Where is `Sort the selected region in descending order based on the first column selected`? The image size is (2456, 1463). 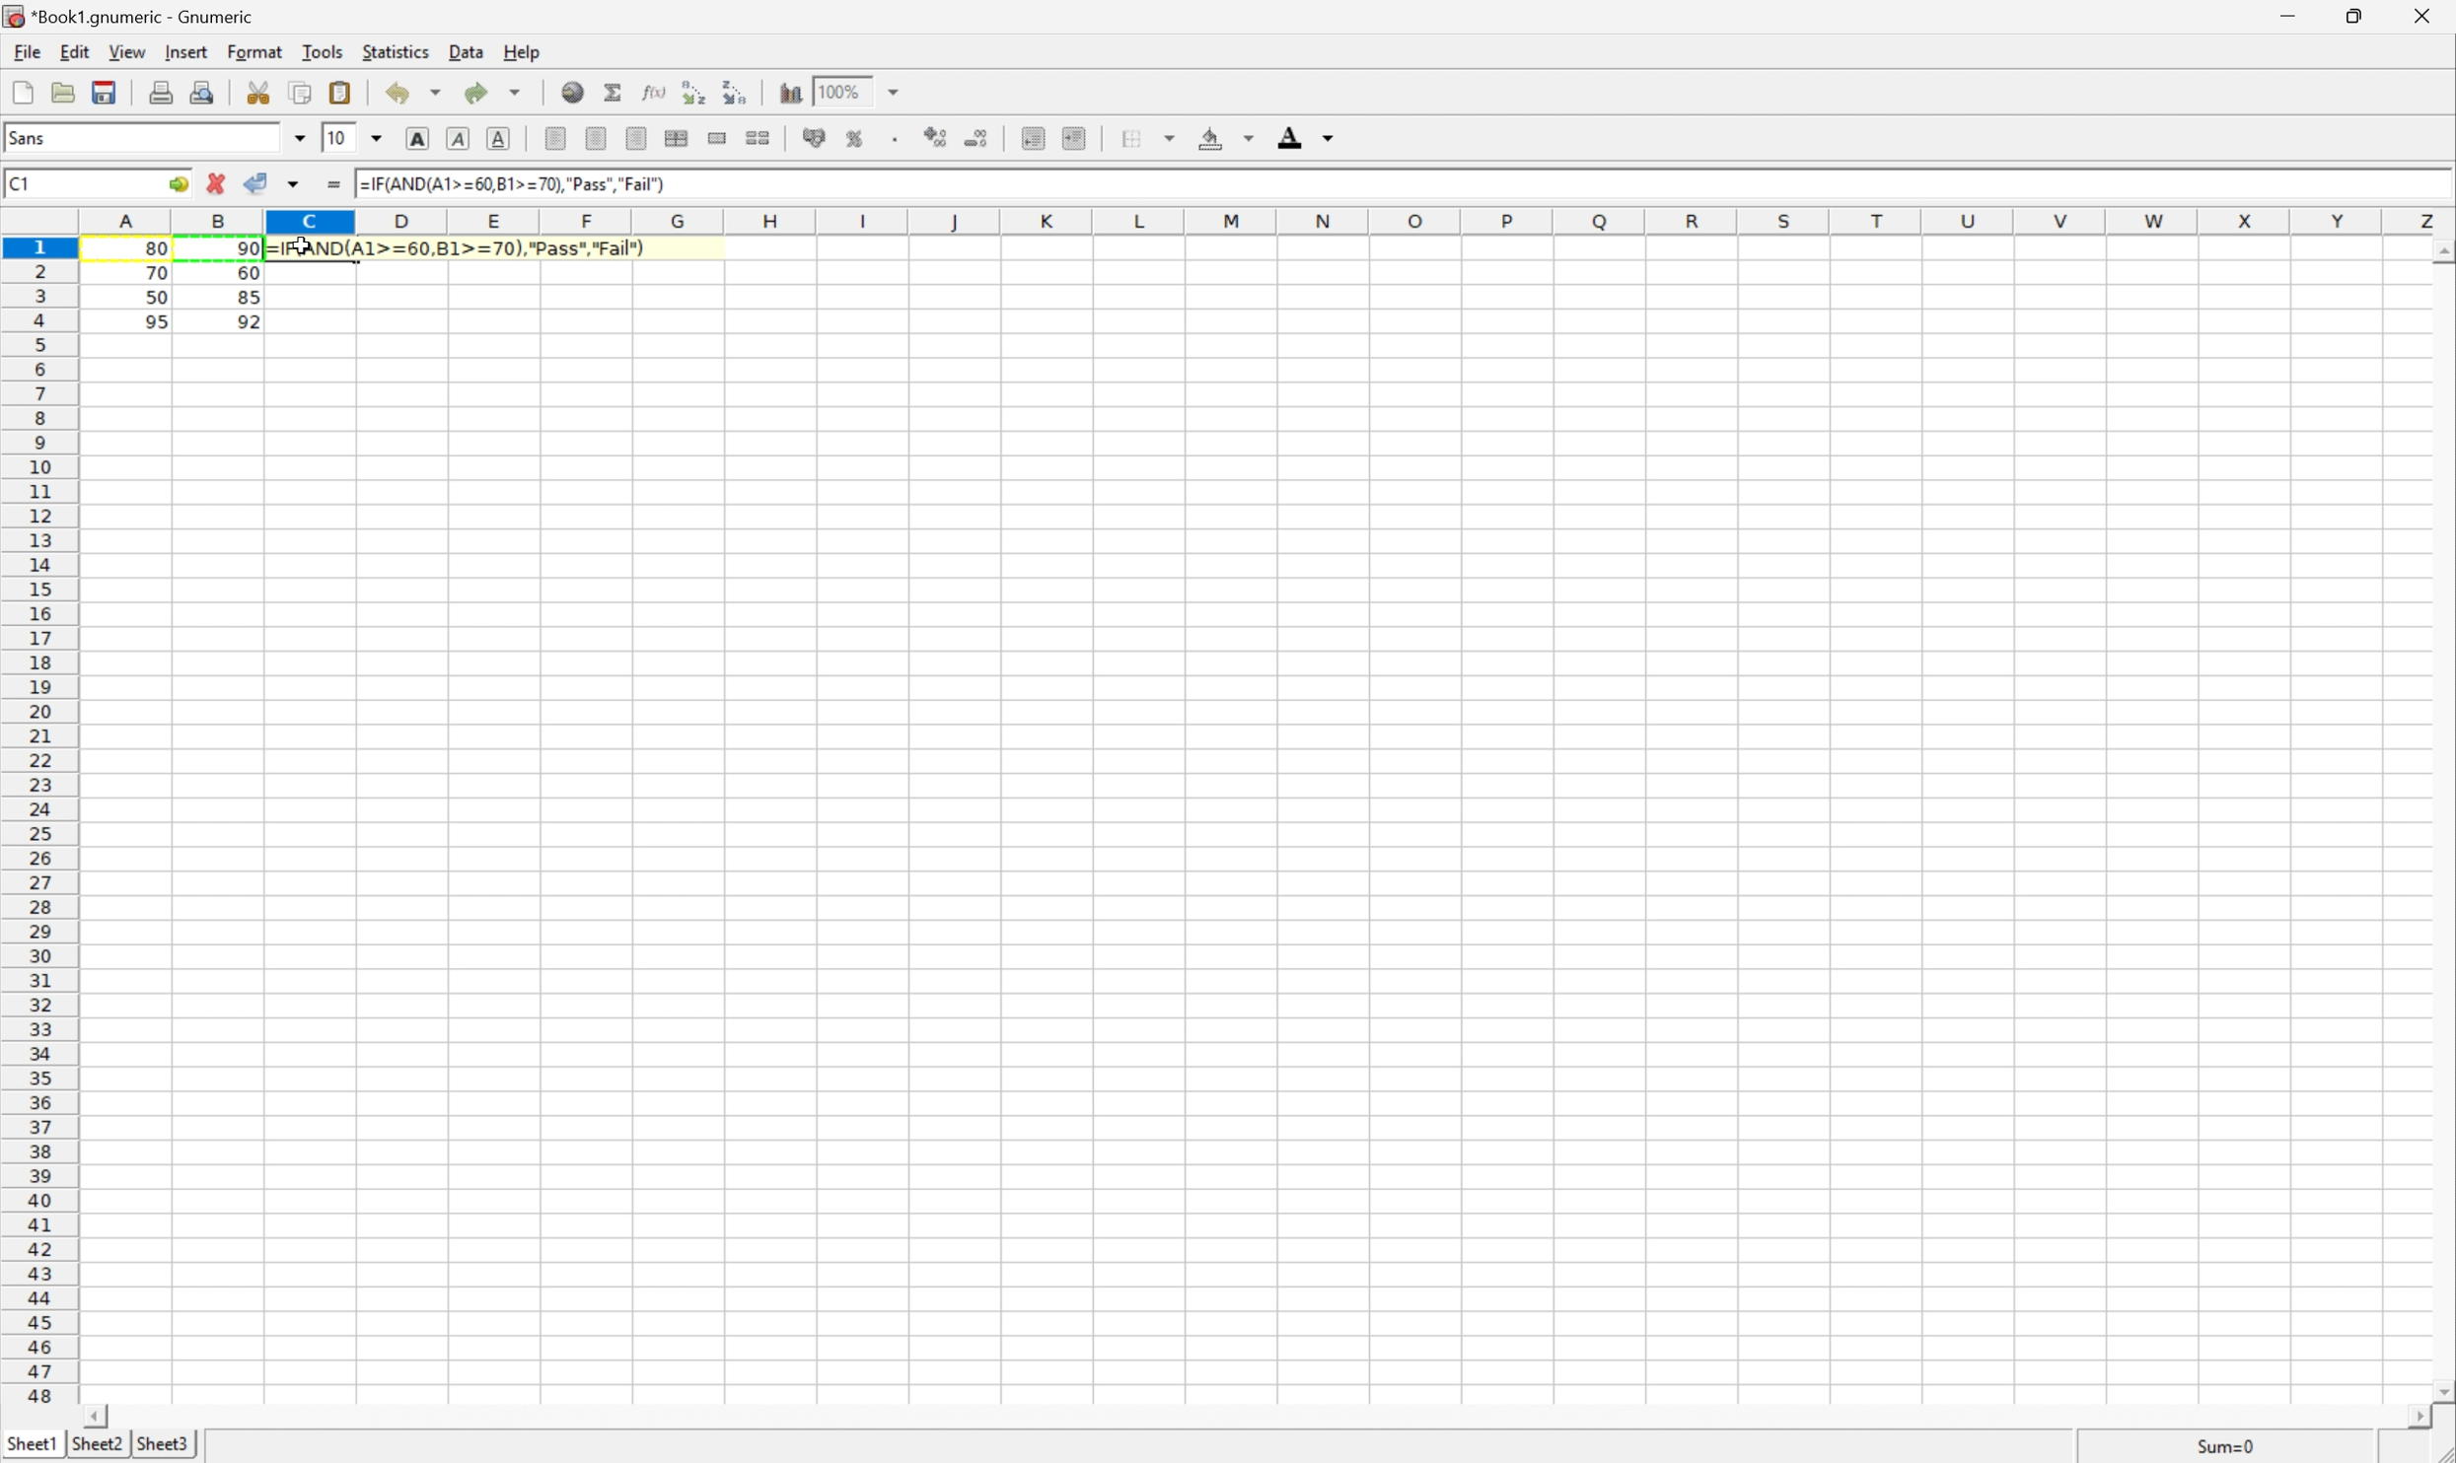
Sort the selected region in descending order based on the first column selected is located at coordinates (739, 95).